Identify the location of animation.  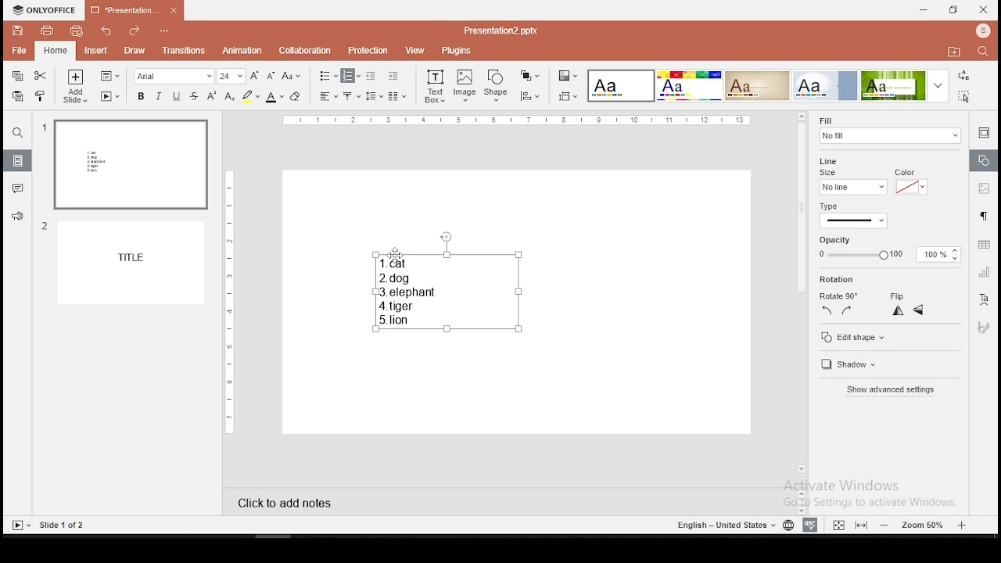
(243, 51).